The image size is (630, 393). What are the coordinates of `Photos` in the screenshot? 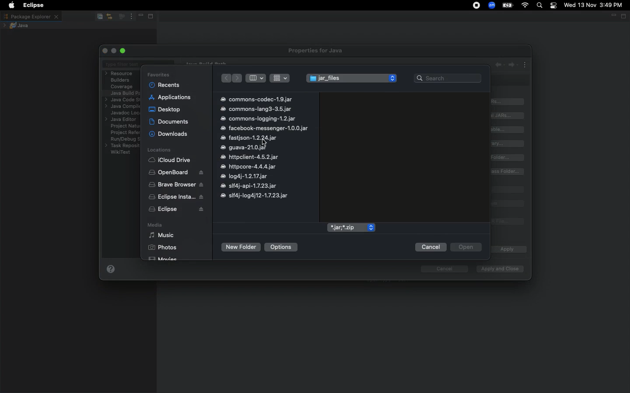 It's located at (162, 247).